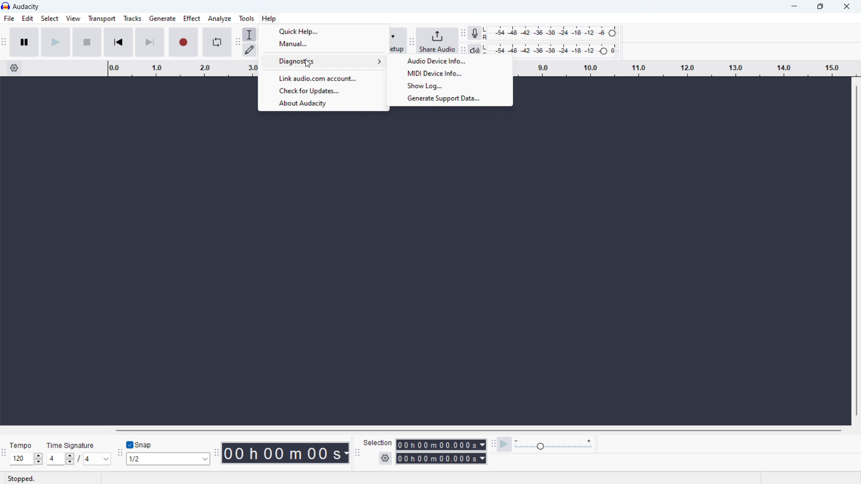 This screenshot has width=861, height=484. I want to click on check for updates, so click(324, 91).